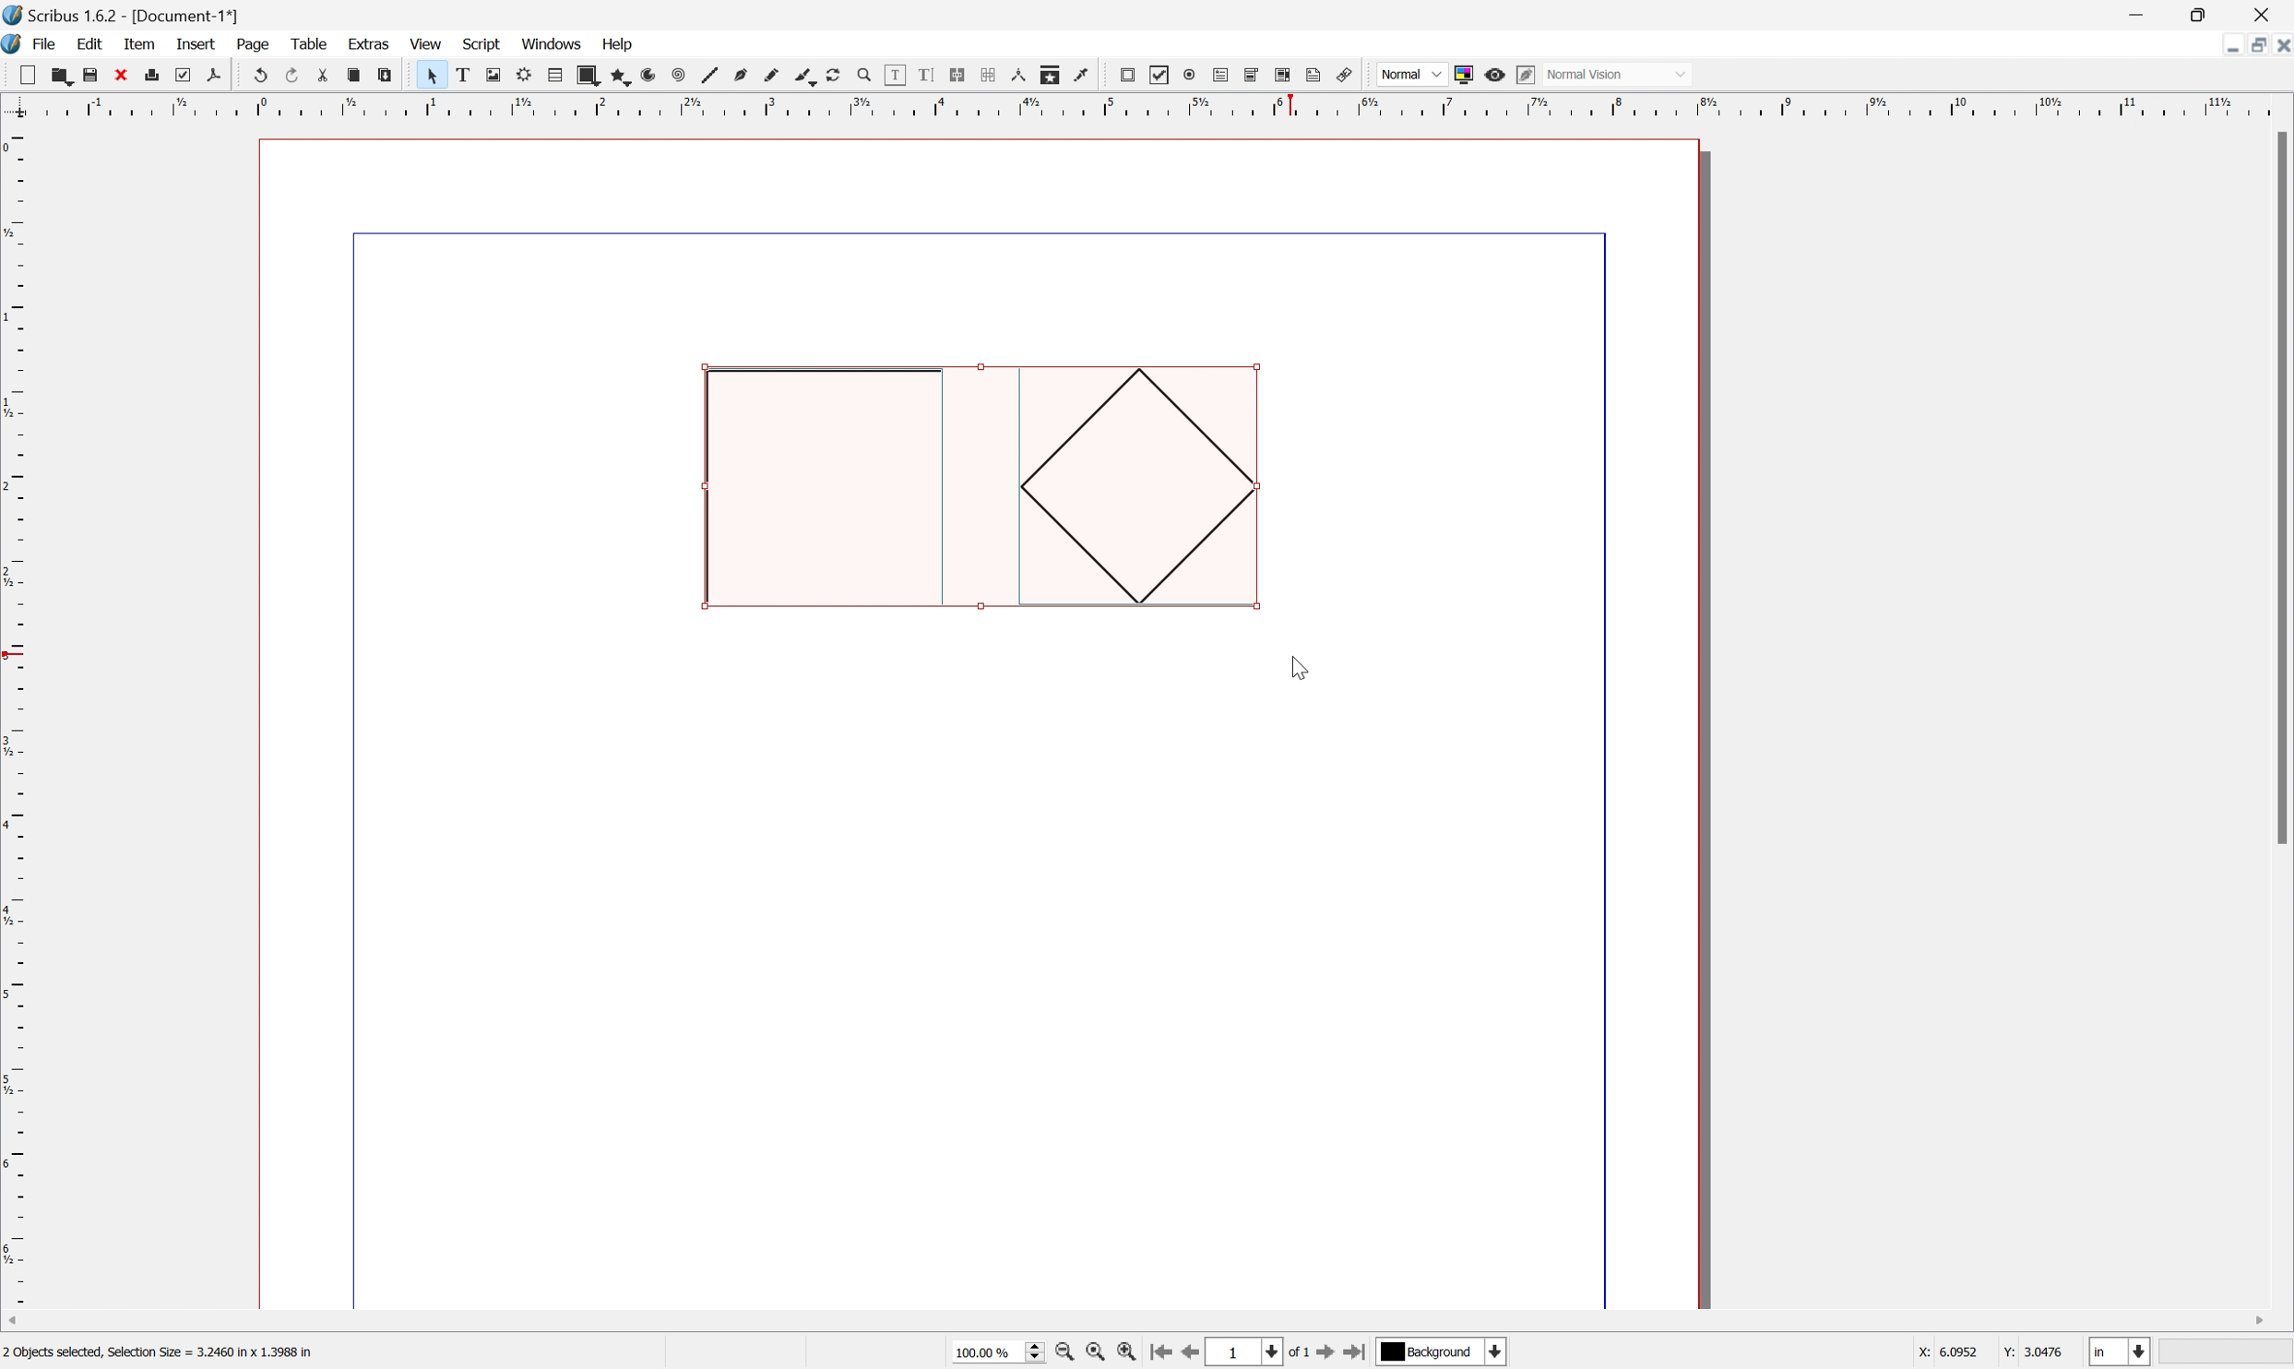 This screenshot has width=2294, height=1369. I want to click on pdf combo box, so click(1251, 76).